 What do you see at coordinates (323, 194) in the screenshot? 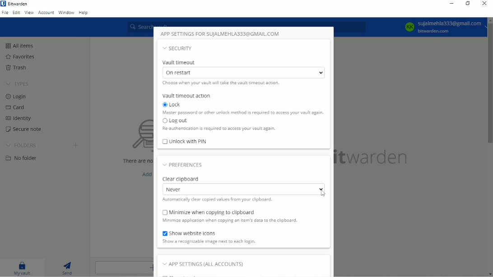
I see `Cursor` at bounding box center [323, 194].